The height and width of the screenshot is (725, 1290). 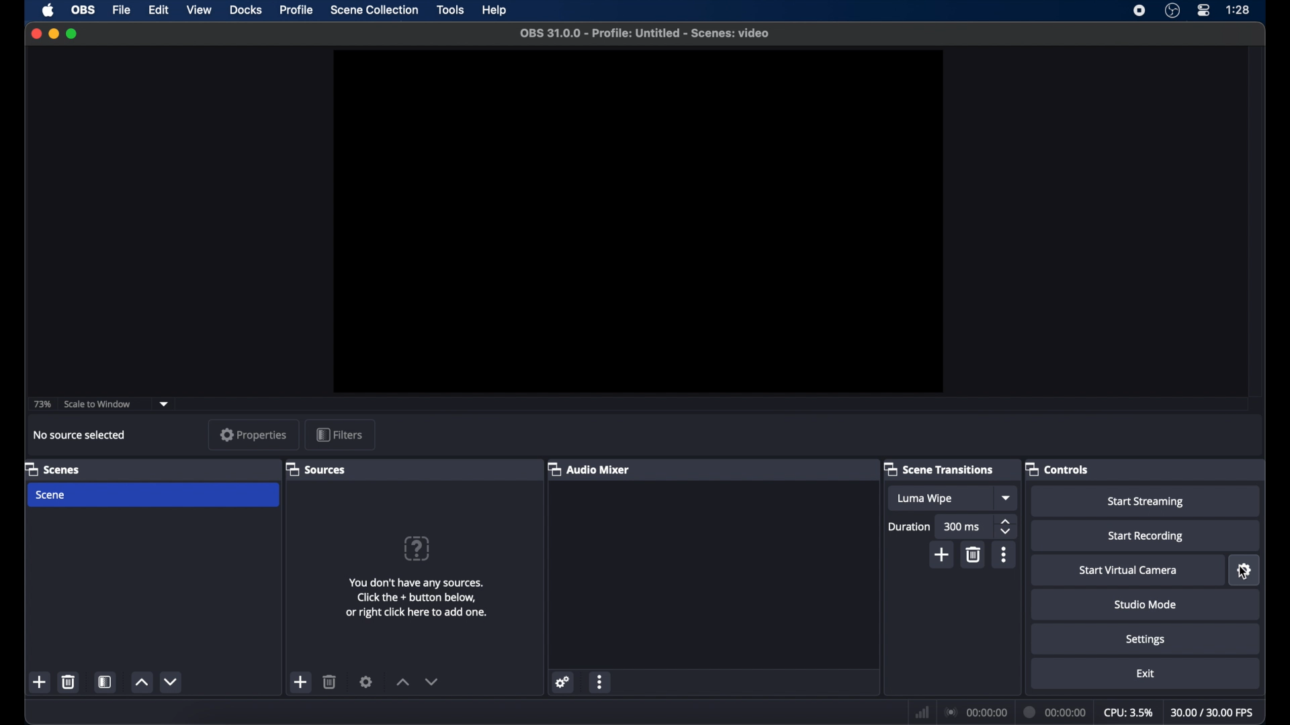 What do you see at coordinates (158, 11) in the screenshot?
I see `edit` at bounding box center [158, 11].